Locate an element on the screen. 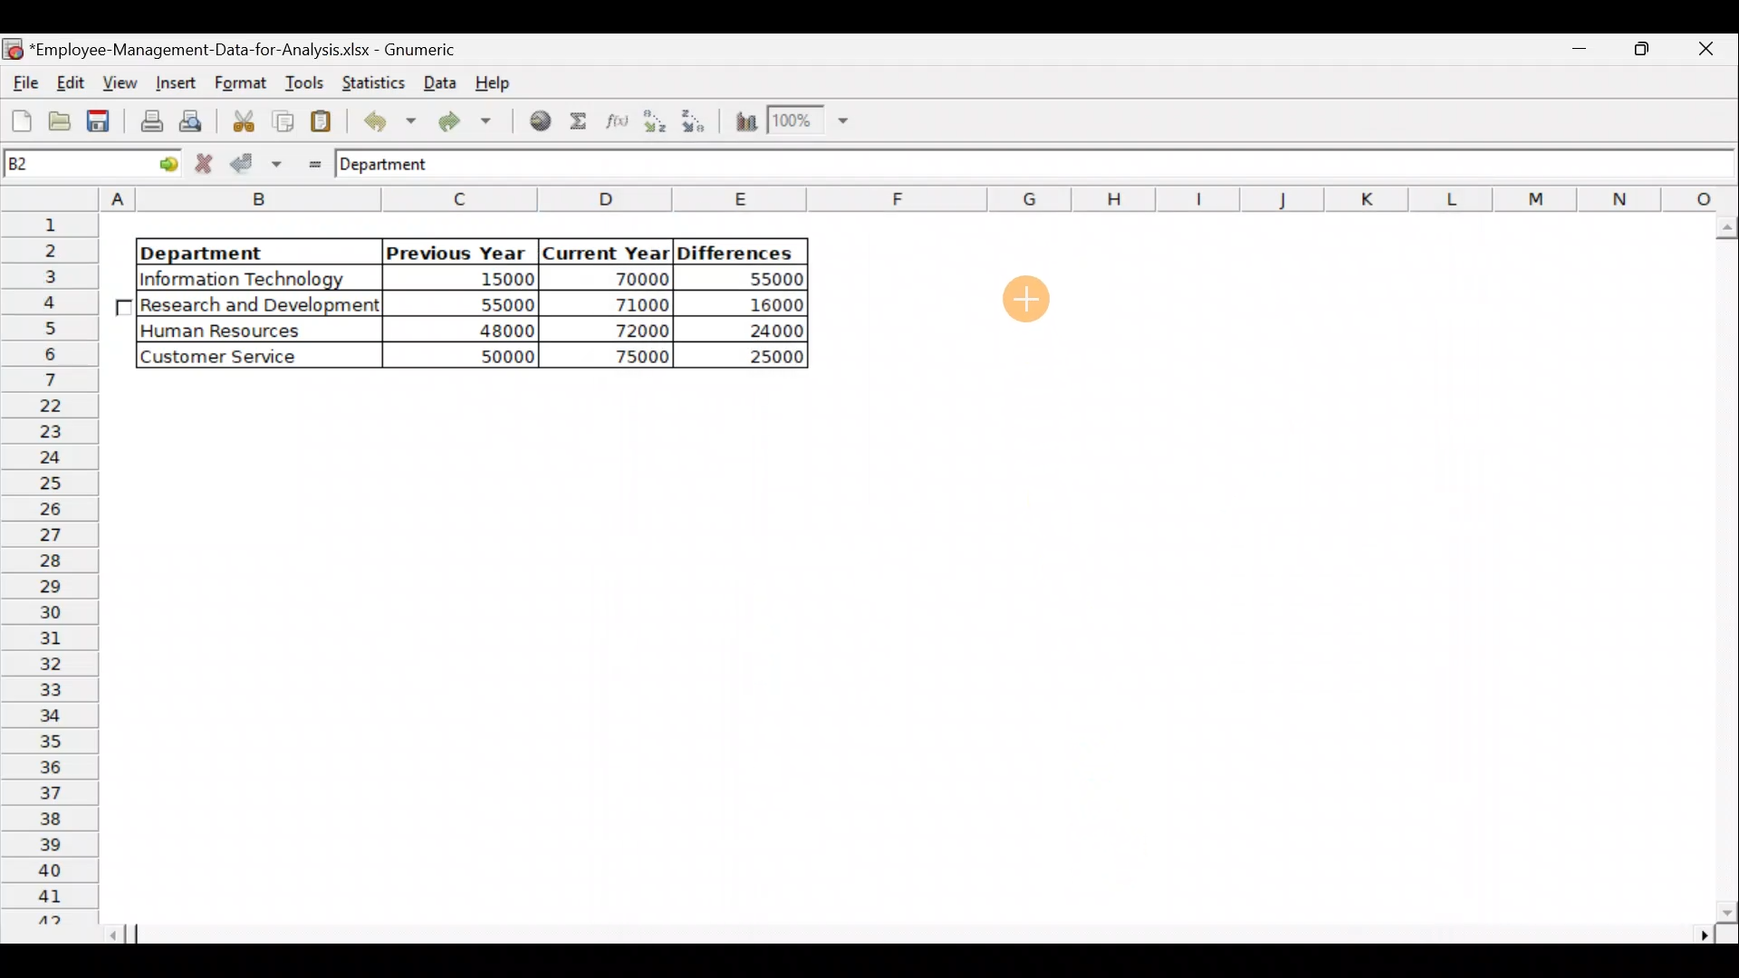  Statistics is located at coordinates (374, 81).